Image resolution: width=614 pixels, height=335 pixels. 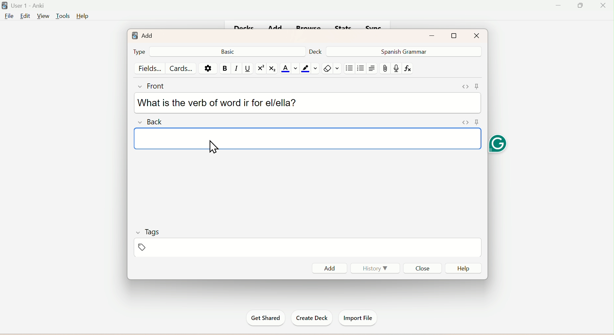 What do you see at coordinates (260, 68) in the screenshot?
I see `Superscript` at bounding box center [260, 68].